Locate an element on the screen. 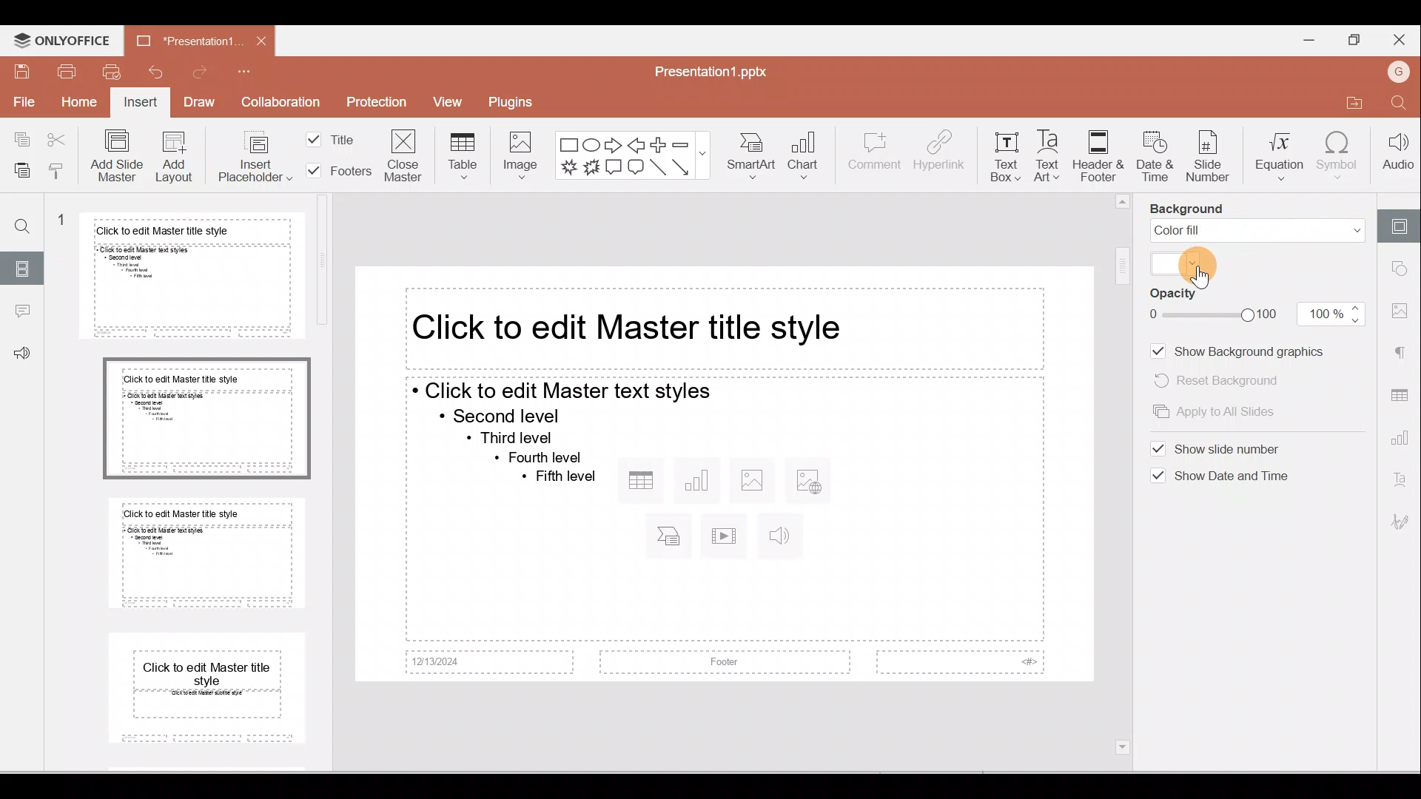 The width and height of the screenshot is (1421, 799). opacity value is located at coordinates (1333, 314).